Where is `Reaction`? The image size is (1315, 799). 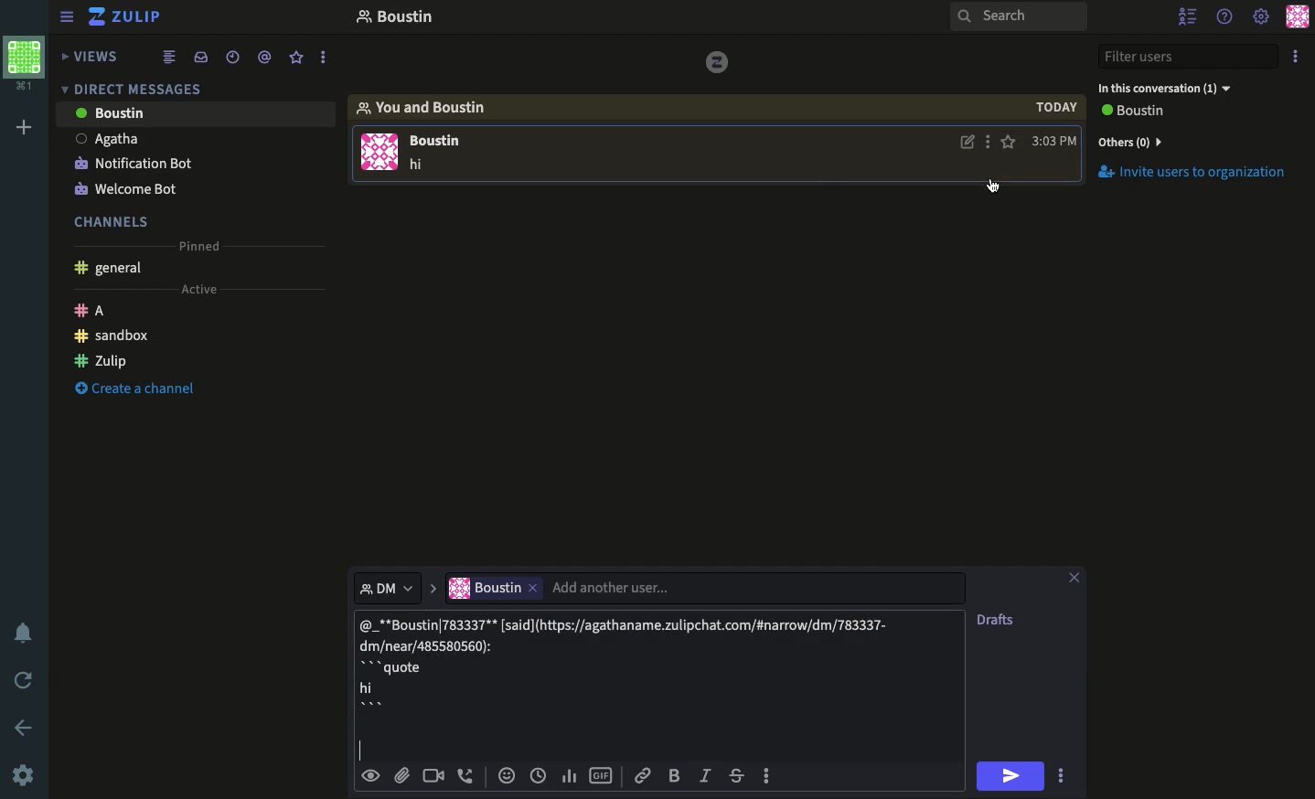
Reaction is located at coordinates (507, 777).